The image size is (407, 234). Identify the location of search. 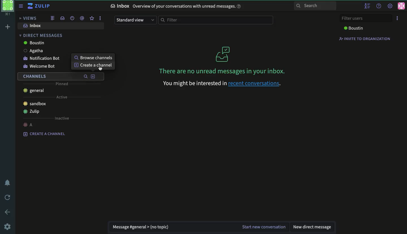
(84, 77).